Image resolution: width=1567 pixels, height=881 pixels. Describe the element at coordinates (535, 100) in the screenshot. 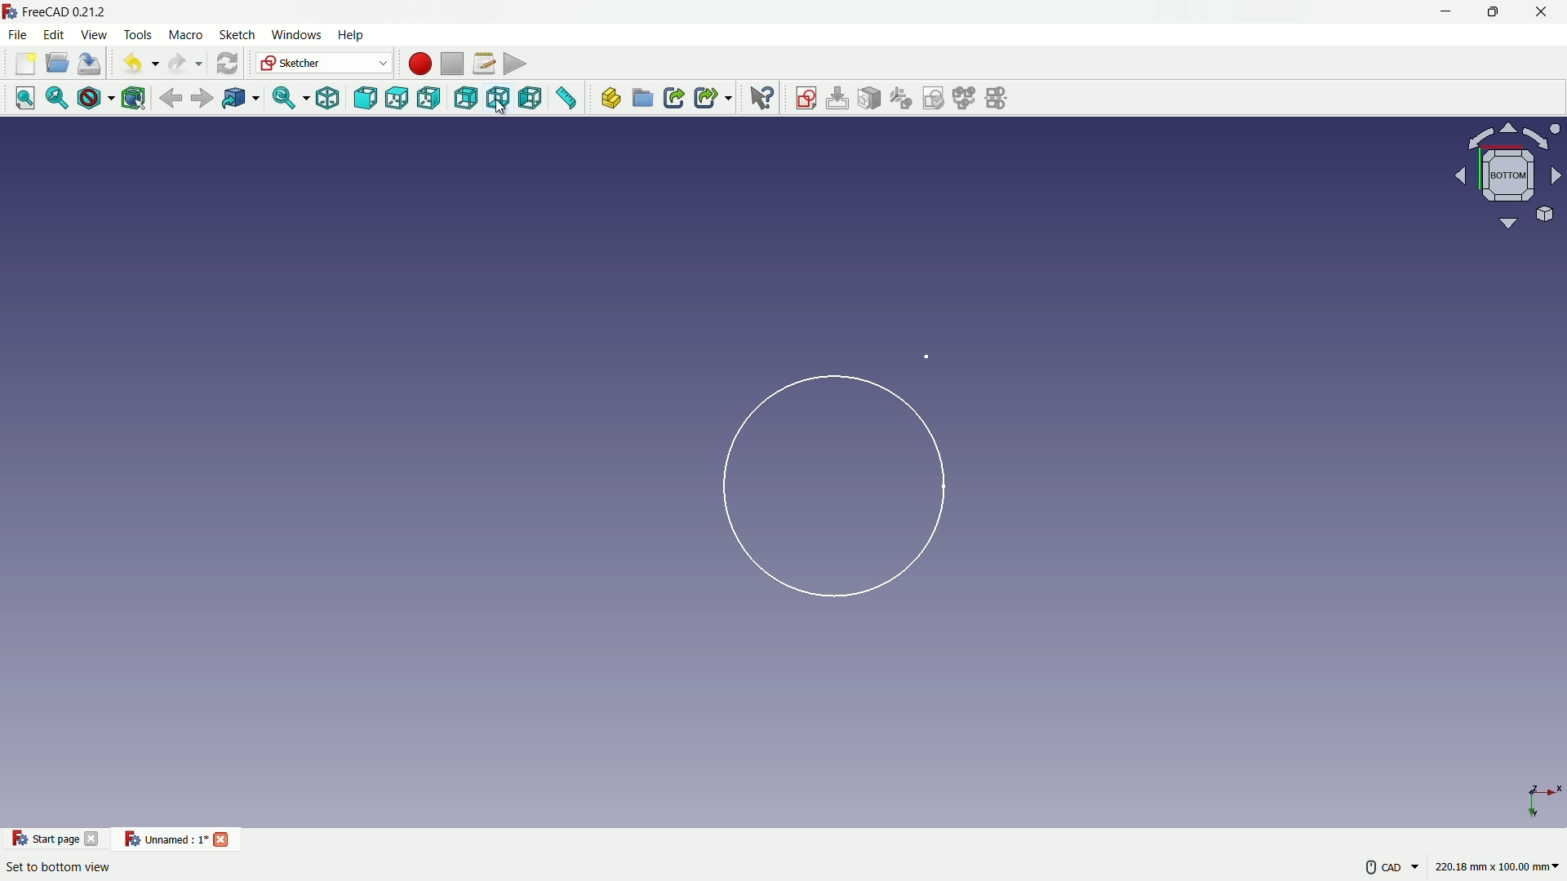

I see `left view` at that location.